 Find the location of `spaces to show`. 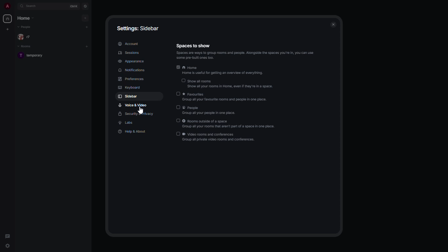

spaces to show is located at coordinates (245, 52).